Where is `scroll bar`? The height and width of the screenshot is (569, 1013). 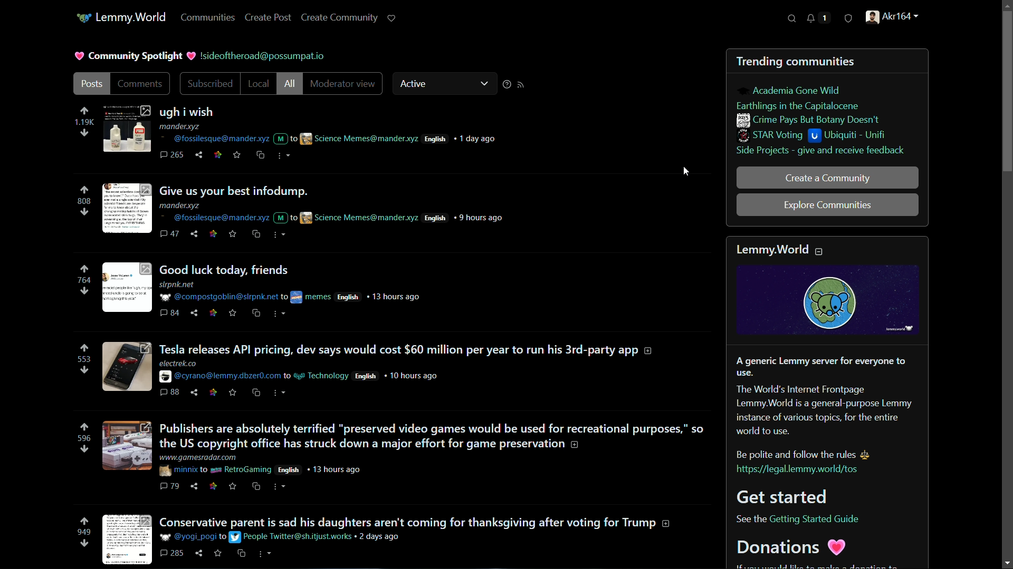 scroll bar is located at coordinates (1001, 283).